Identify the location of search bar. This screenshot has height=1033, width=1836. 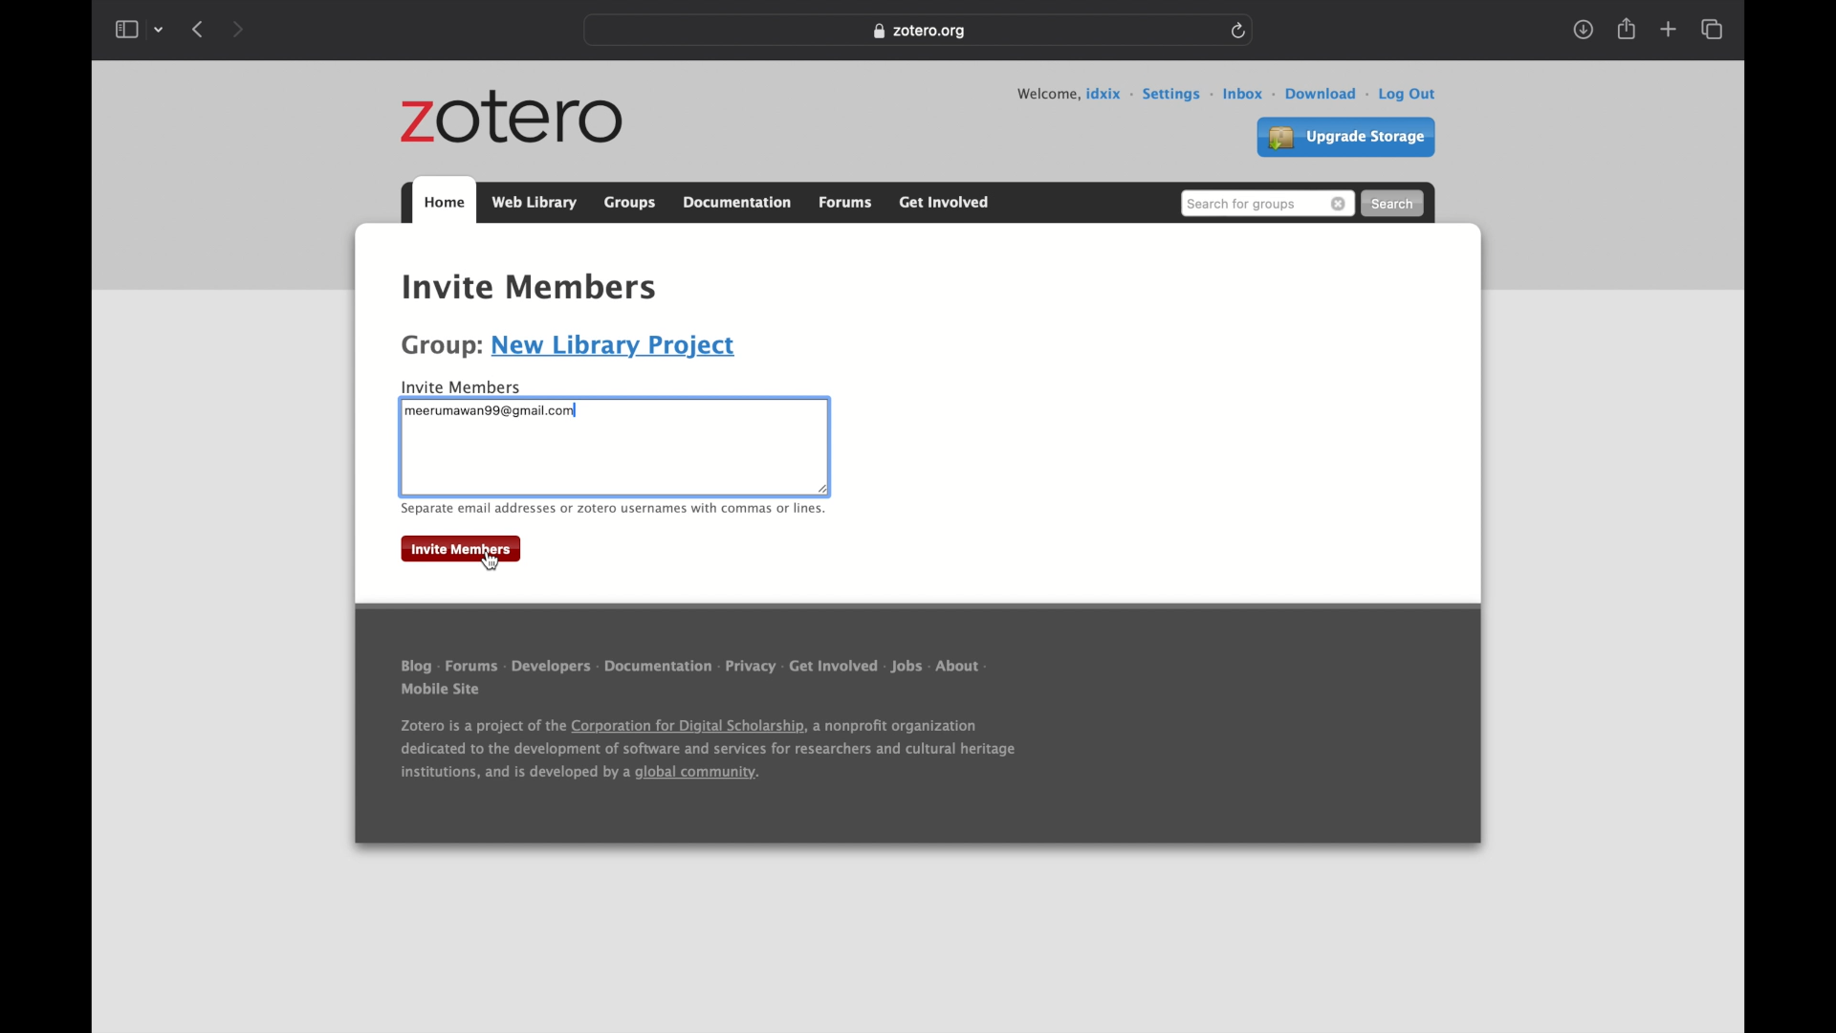
(1267, 205).